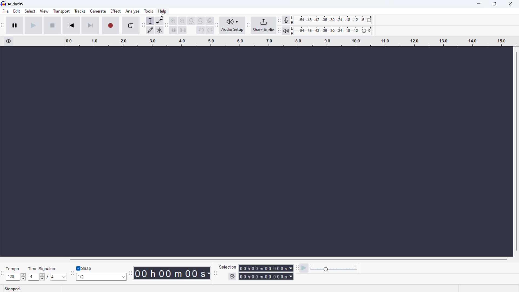  What do you see at coordinates (332, 31) in the screenshot?
I see `playback level` at bounding box center [332, 31].